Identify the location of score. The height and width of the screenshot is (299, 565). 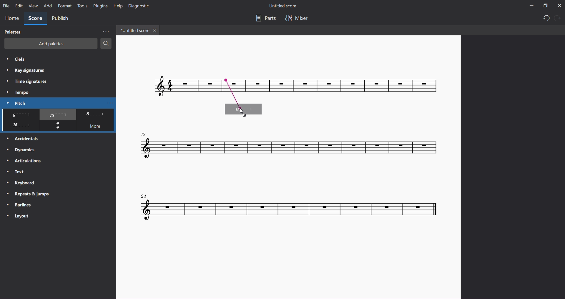
(157, 88).